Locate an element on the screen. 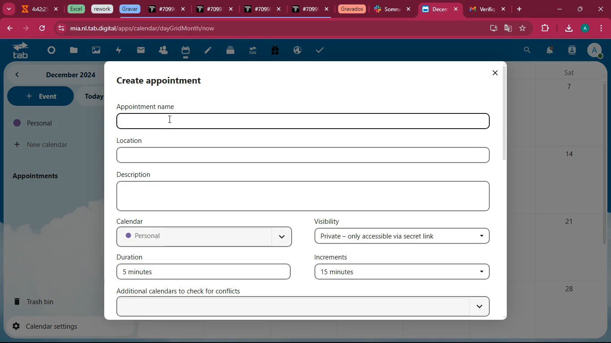  files is located at coordinates (231, 50).